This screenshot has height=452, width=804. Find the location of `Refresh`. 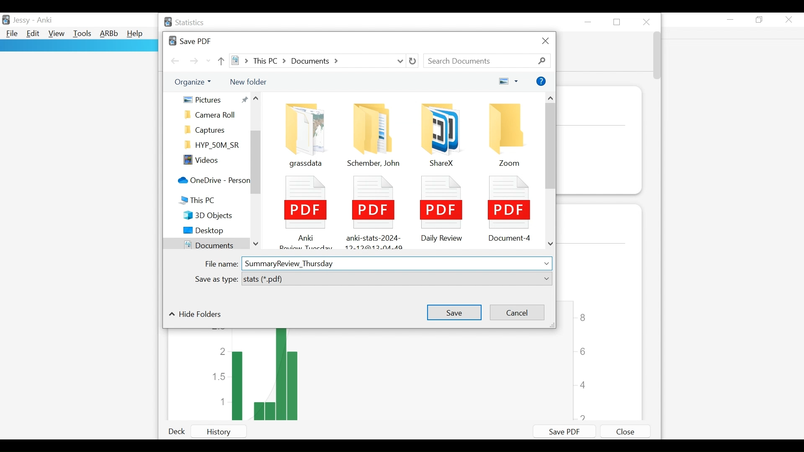

Refresh is located at coordinates (413, 61).